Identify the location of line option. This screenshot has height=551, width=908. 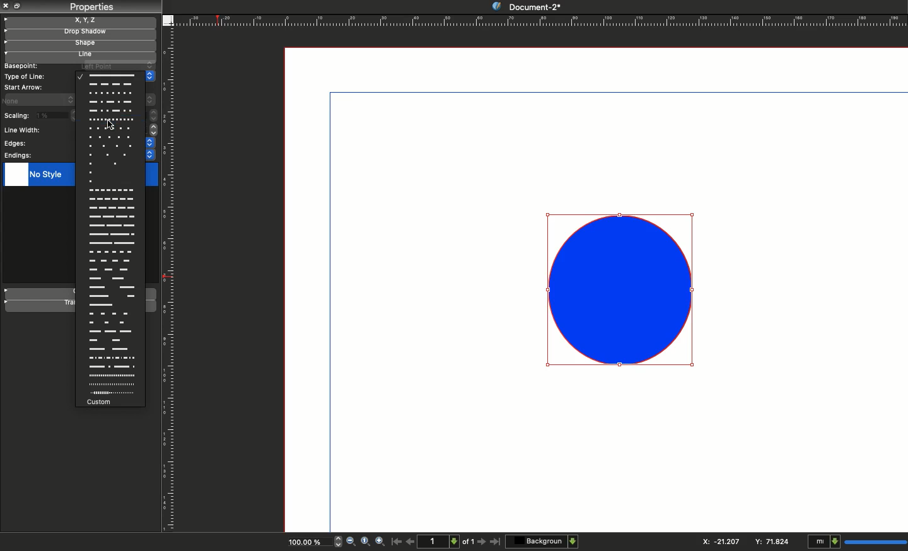
(110, 84).